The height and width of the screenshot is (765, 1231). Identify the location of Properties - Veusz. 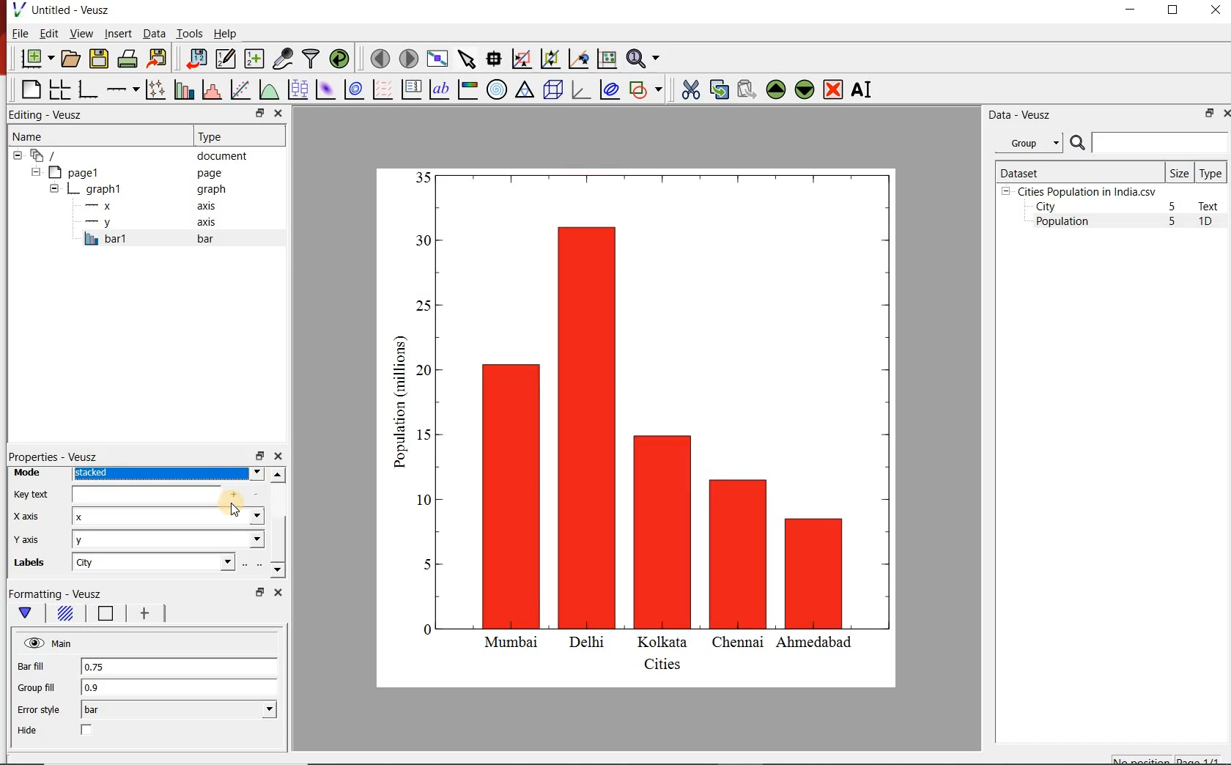
(53, 457).